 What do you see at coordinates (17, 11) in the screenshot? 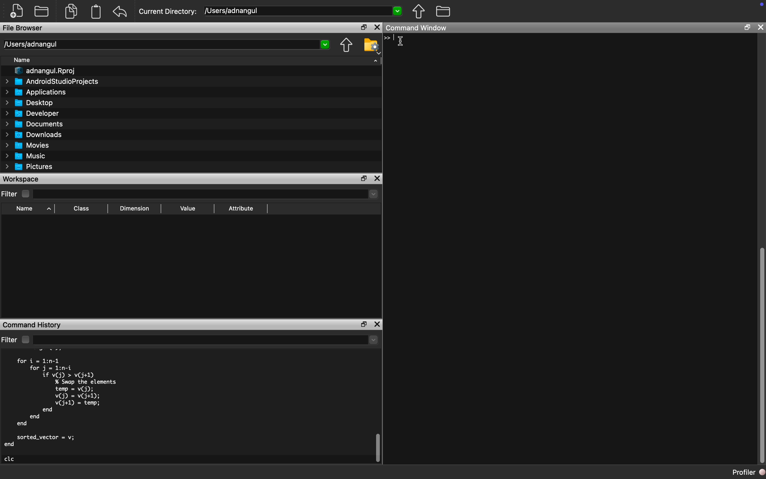
I see `New Document` at bounding box center [17, 11].